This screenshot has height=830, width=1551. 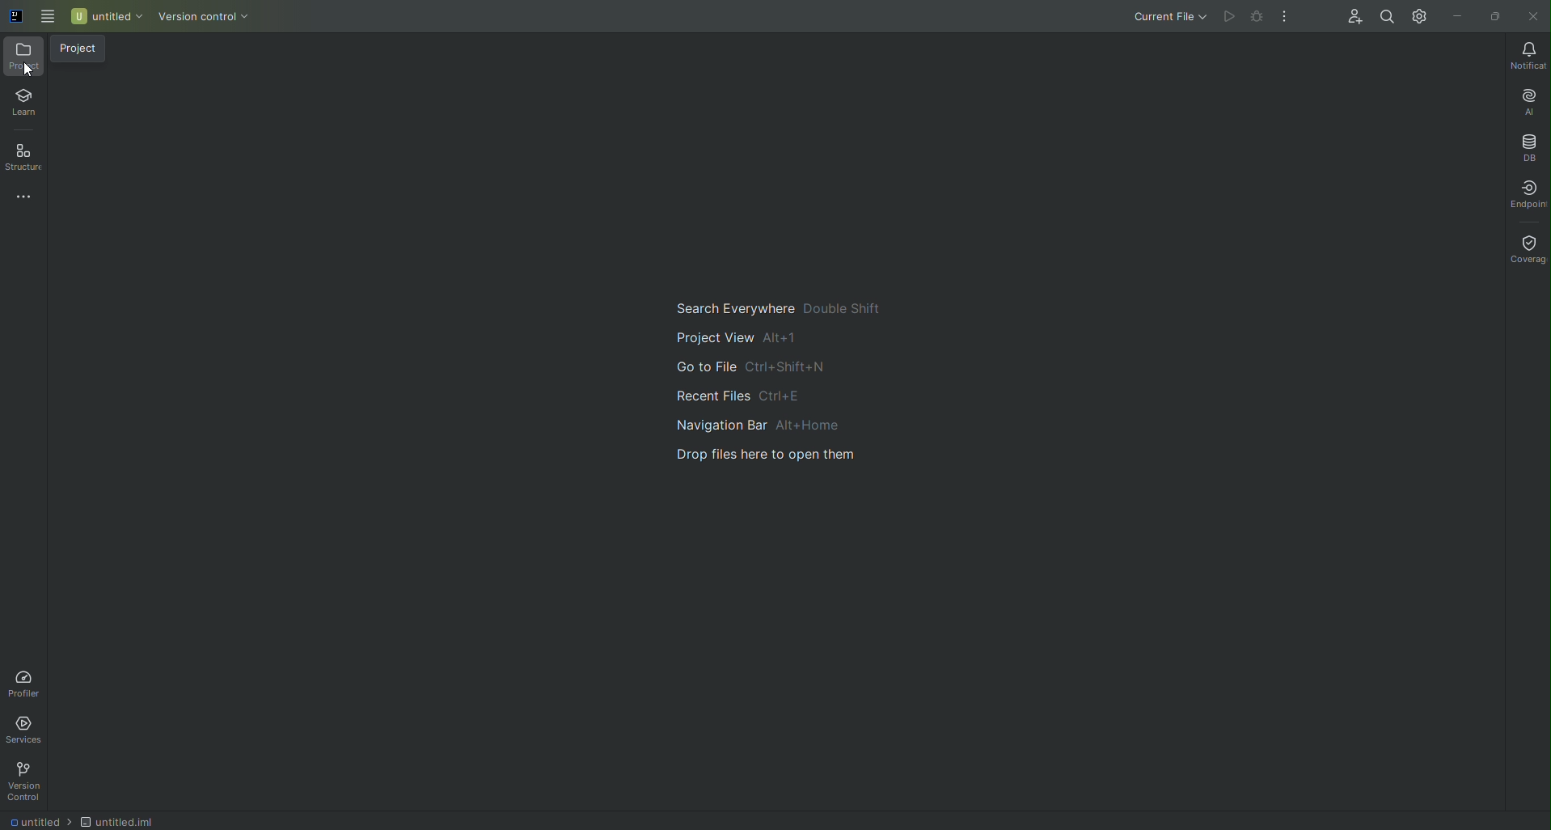 What do you see at coordinates (19, 196) in the screenshot?
I see `More Tools` at bounding box center [19, 196].